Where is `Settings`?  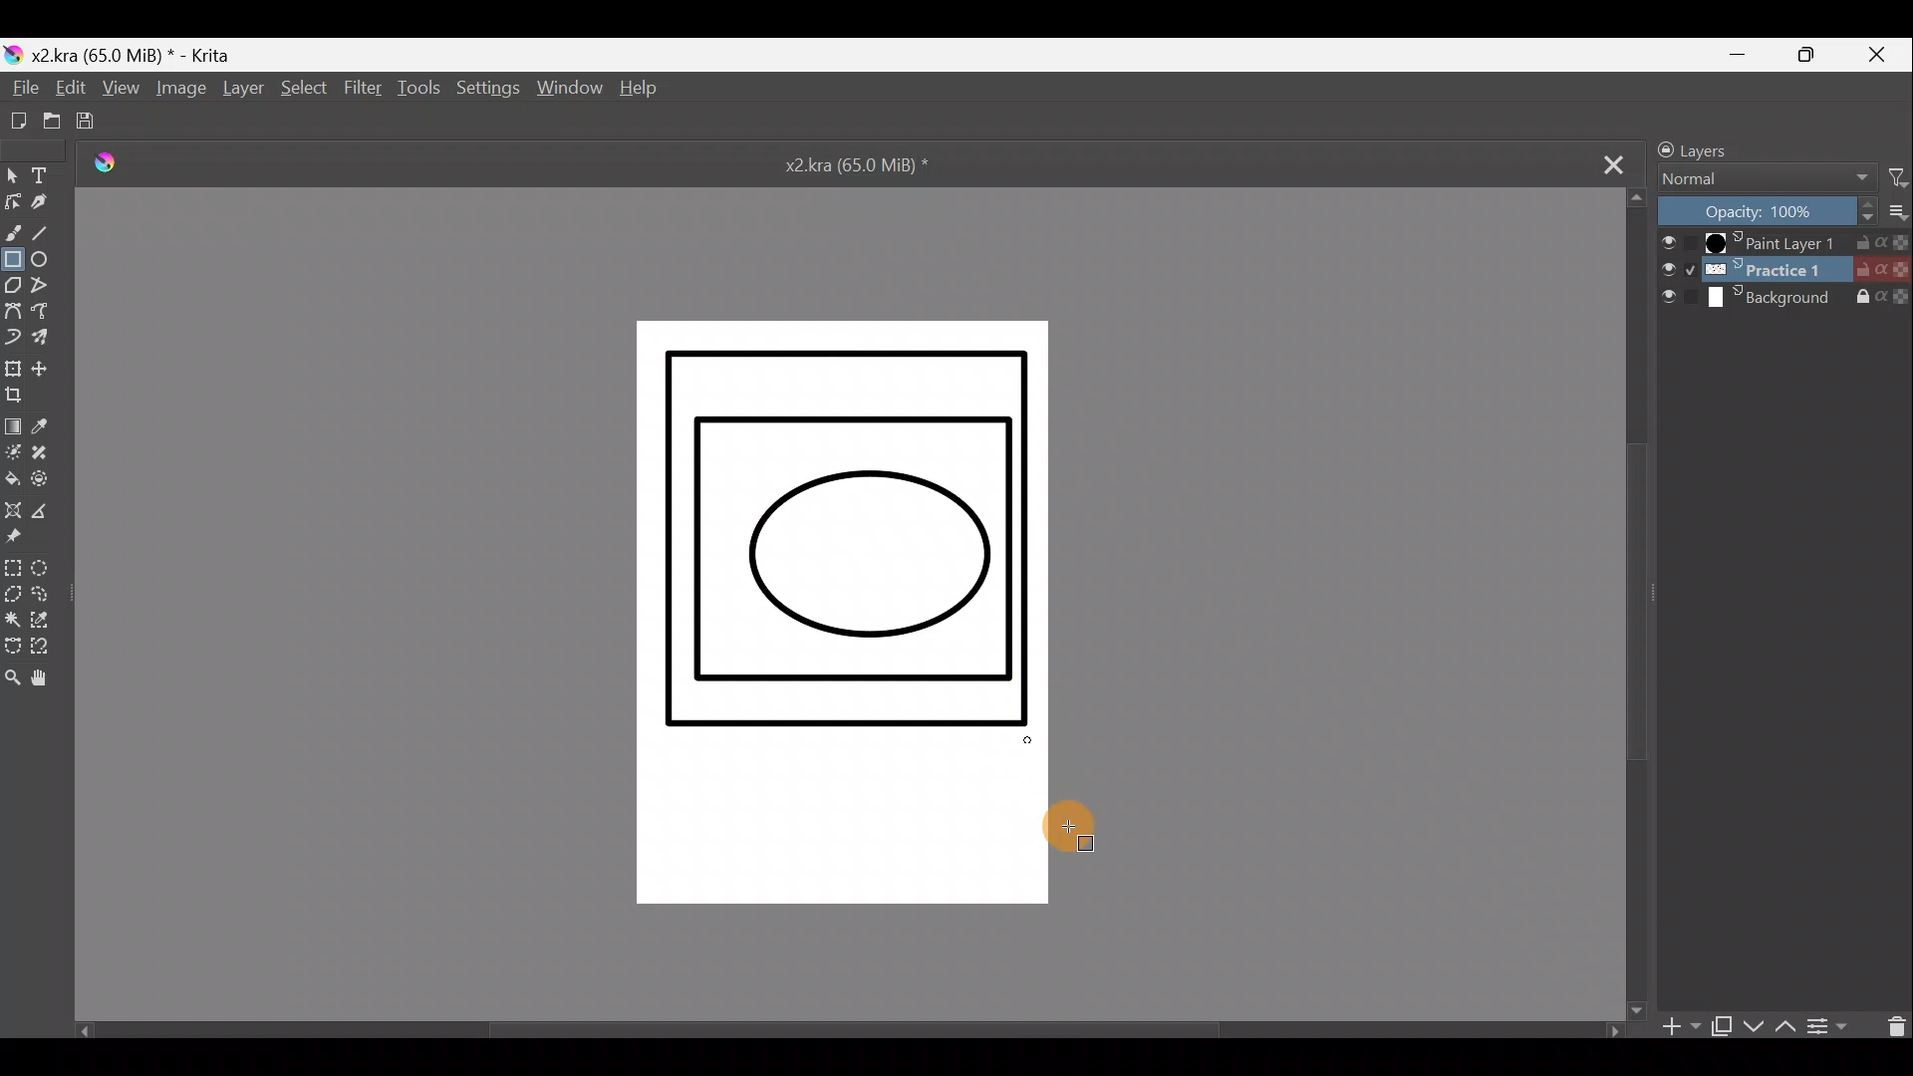 Settings is located at coordinates (487, 91).